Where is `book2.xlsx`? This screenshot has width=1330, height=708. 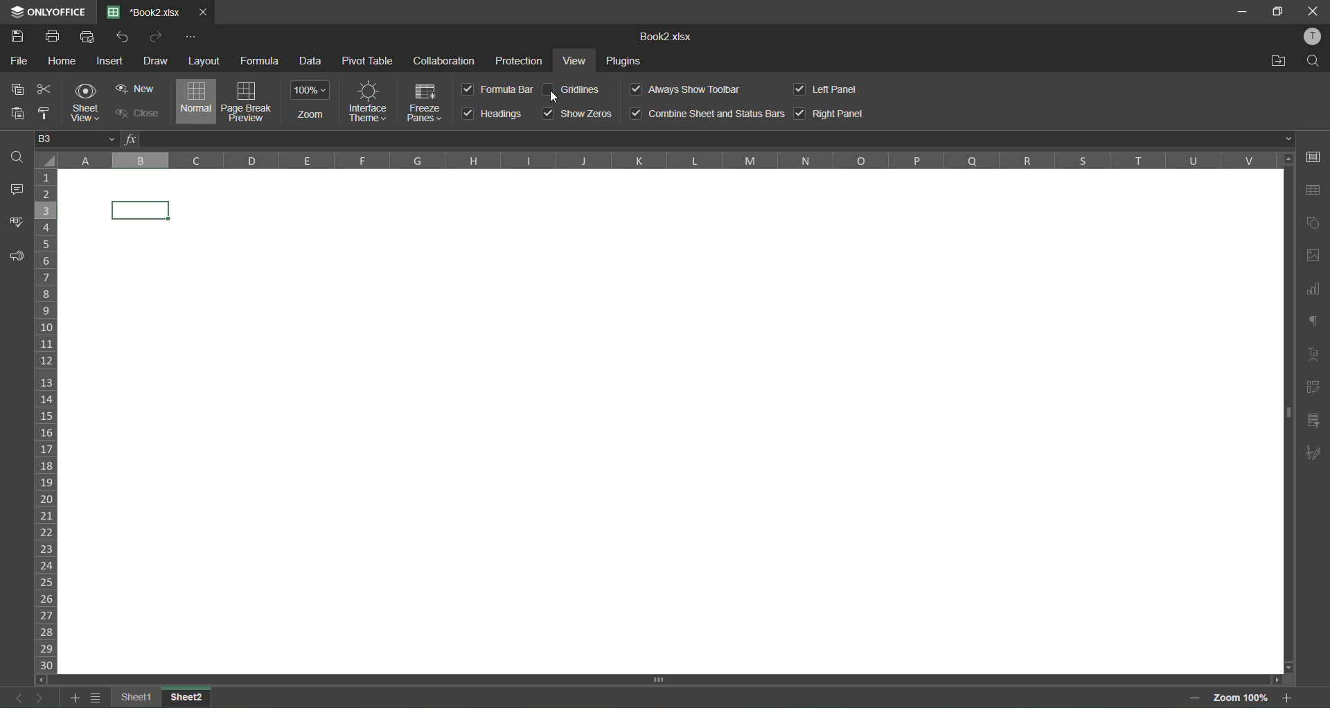
book2.xlsx is located at coordinates (145, 12).